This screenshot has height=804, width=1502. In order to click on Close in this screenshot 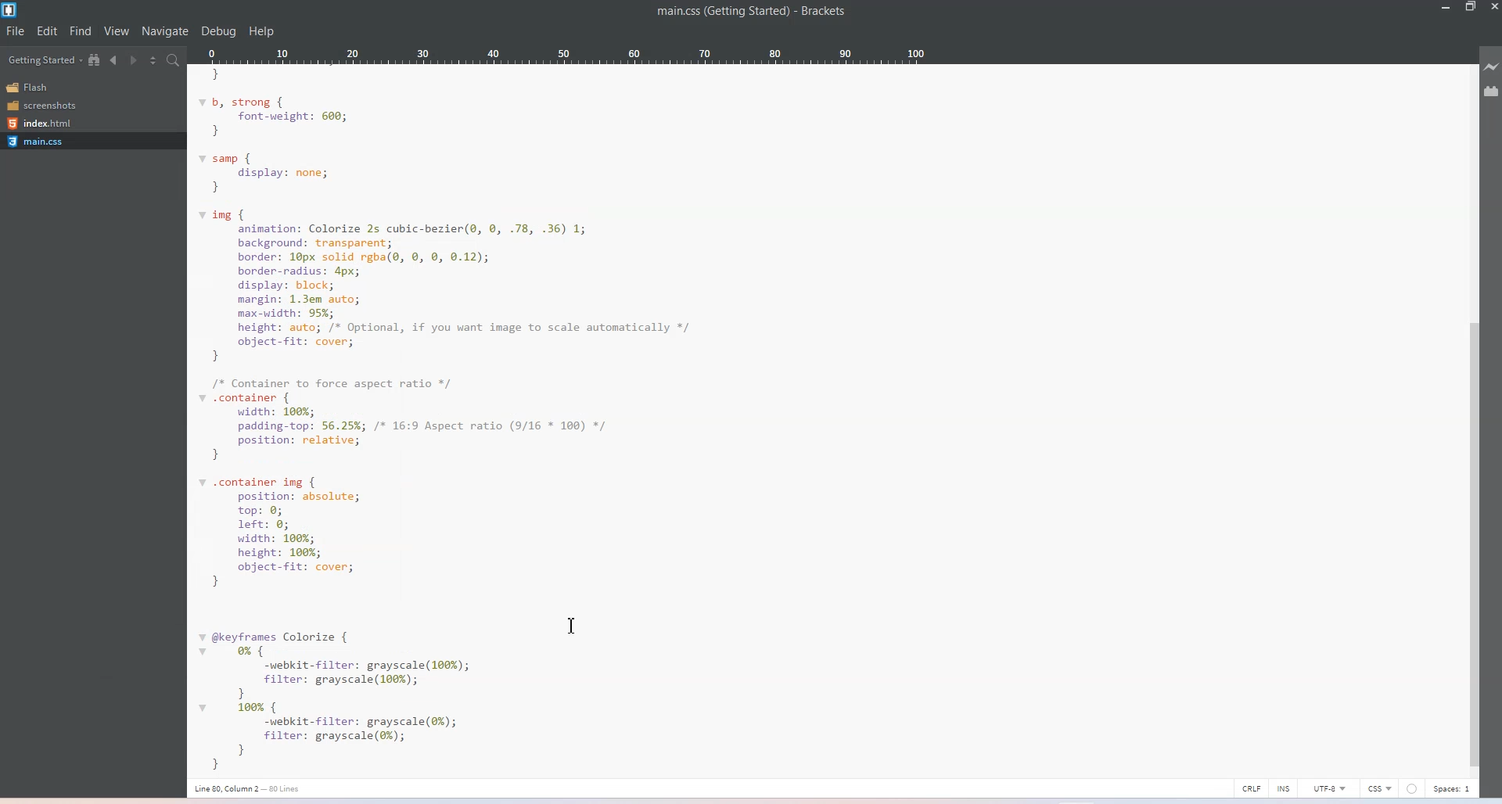, I will do `click(1493, 8)`.